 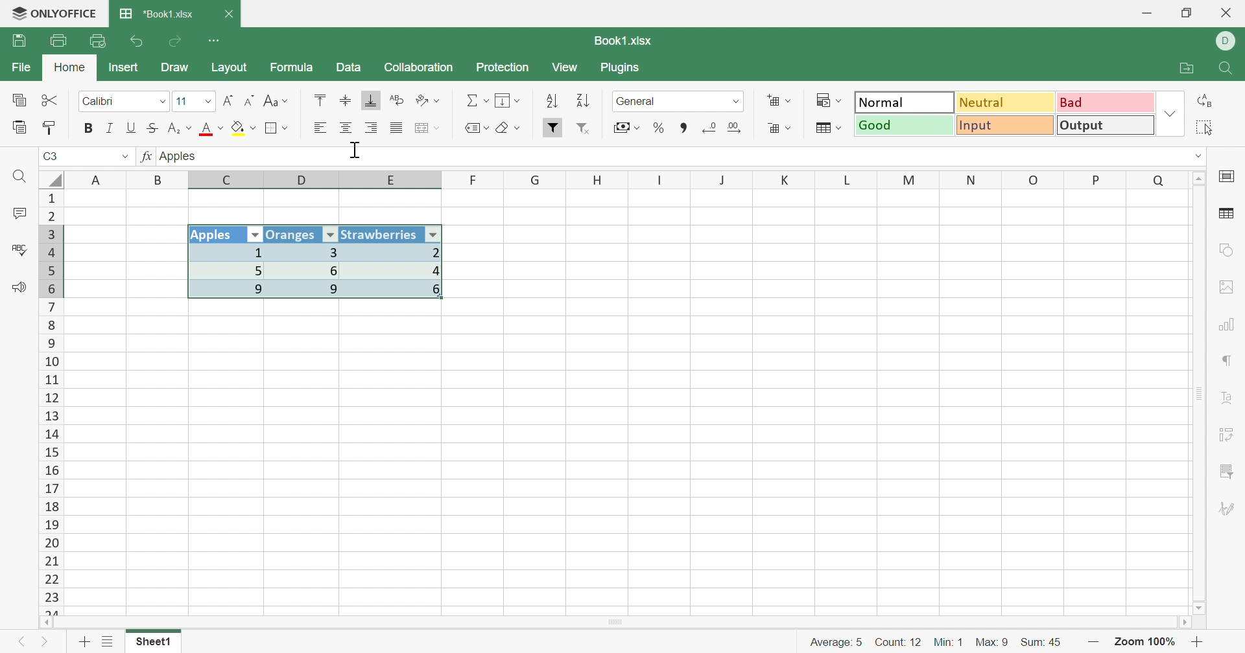 I want to click on Increase decimals, so click(x=740, y=128).